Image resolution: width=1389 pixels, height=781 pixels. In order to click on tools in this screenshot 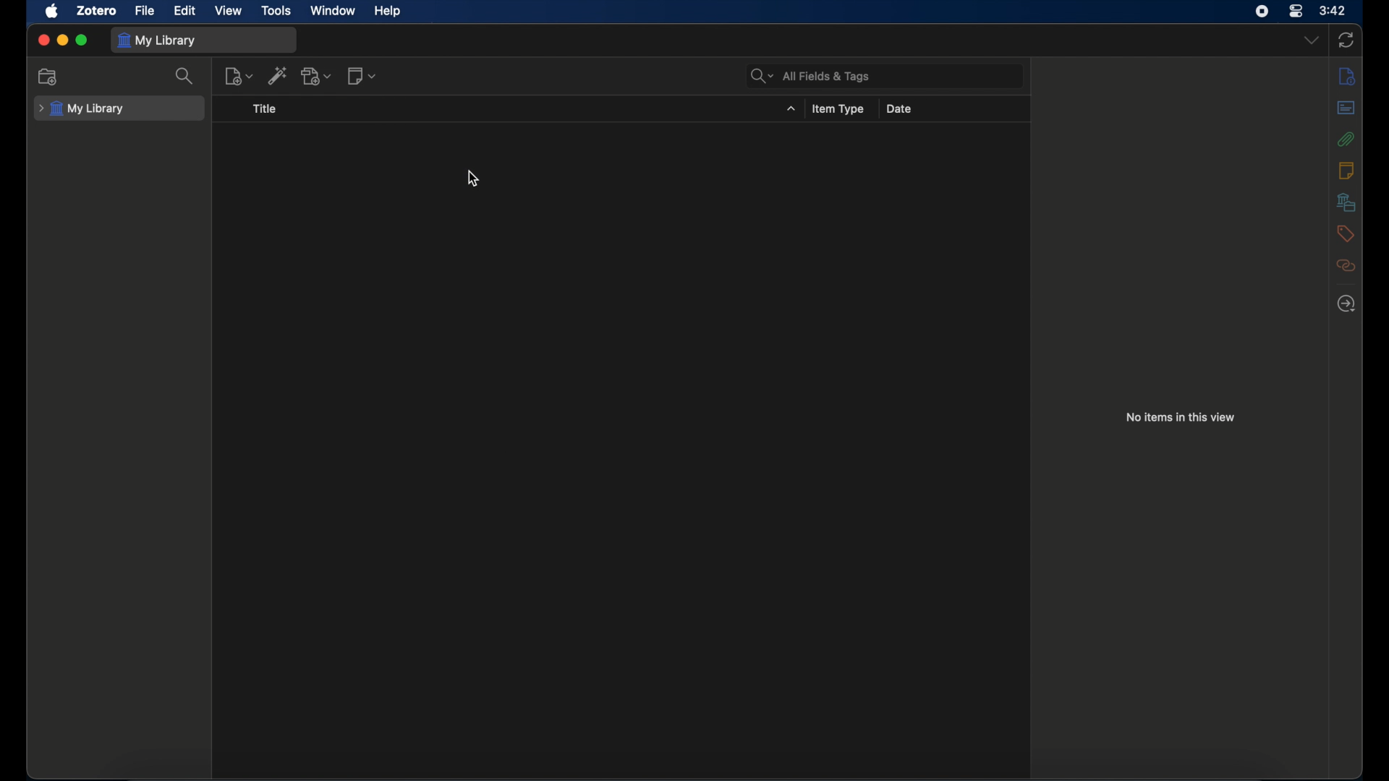, I will do `click(277, 11)`.